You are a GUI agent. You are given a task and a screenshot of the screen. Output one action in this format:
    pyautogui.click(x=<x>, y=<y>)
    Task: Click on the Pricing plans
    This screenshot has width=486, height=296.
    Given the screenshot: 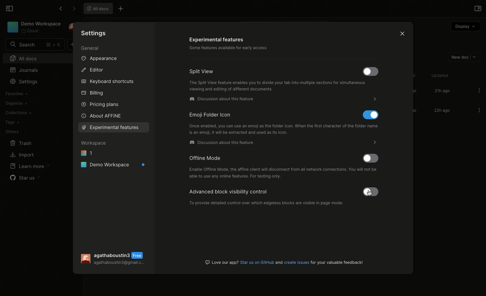 What is the action you would take?
    pyautogui.click(x=100, y=105)
    